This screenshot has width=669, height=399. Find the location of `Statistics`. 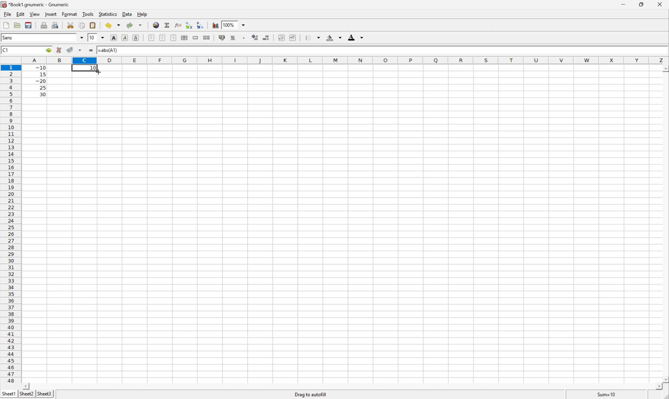

Statistics is located at coordinates (107, 14).